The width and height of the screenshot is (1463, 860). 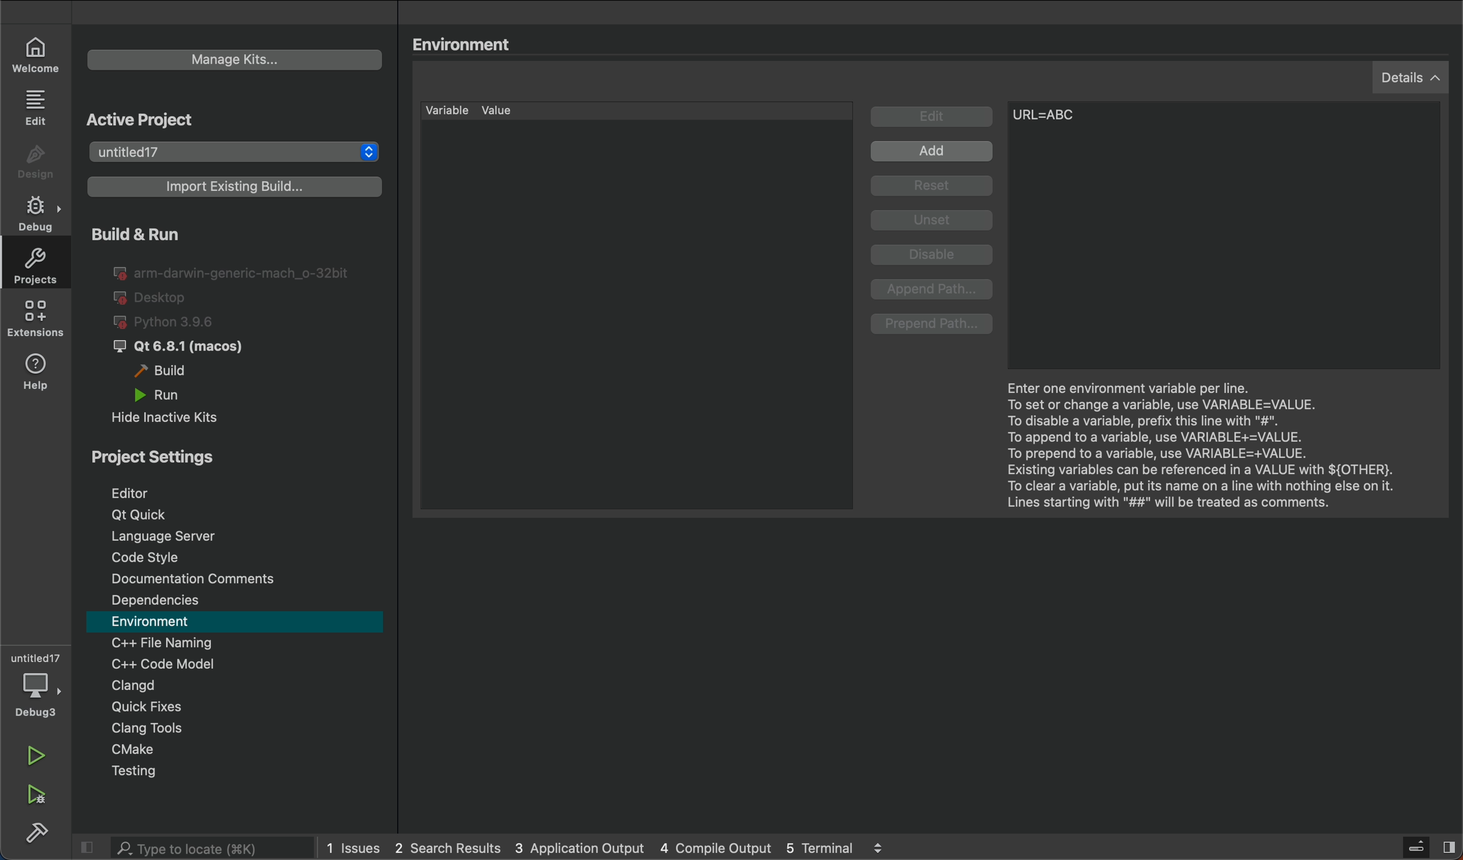 What do you see at coordinates (237, 152) in the screenshot?
I see `projects` at bounding box center [237, 152].